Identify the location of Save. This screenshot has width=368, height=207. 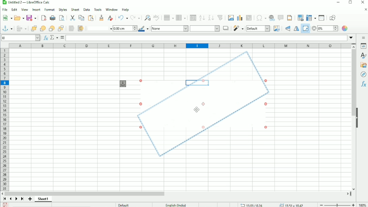
(5, 205).